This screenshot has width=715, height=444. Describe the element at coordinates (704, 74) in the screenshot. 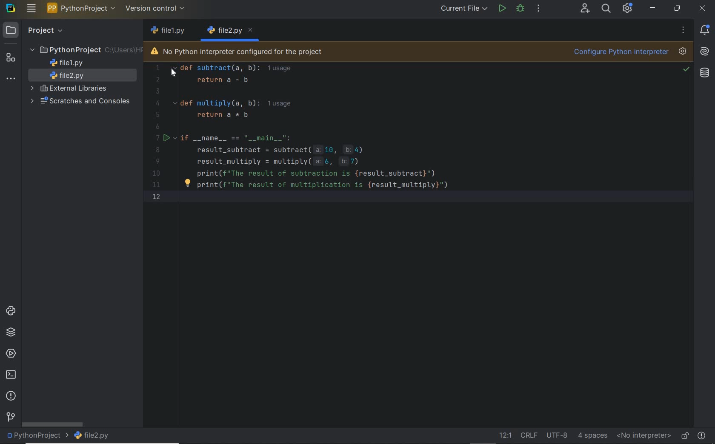

I see `Database` at that location.